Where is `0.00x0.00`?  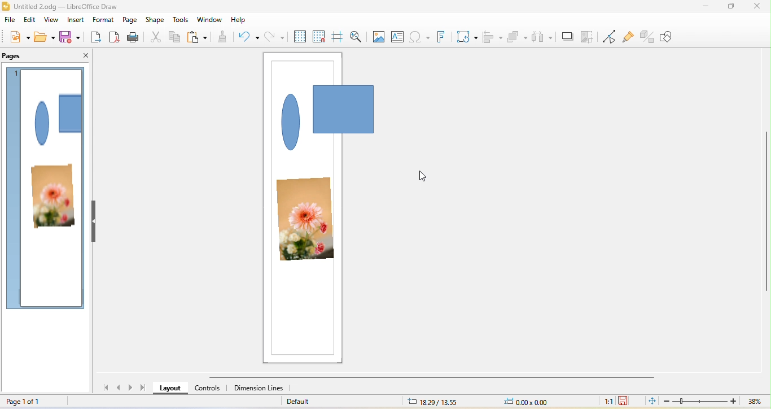
0.00x0.00 is located at coordinates (534, 402).